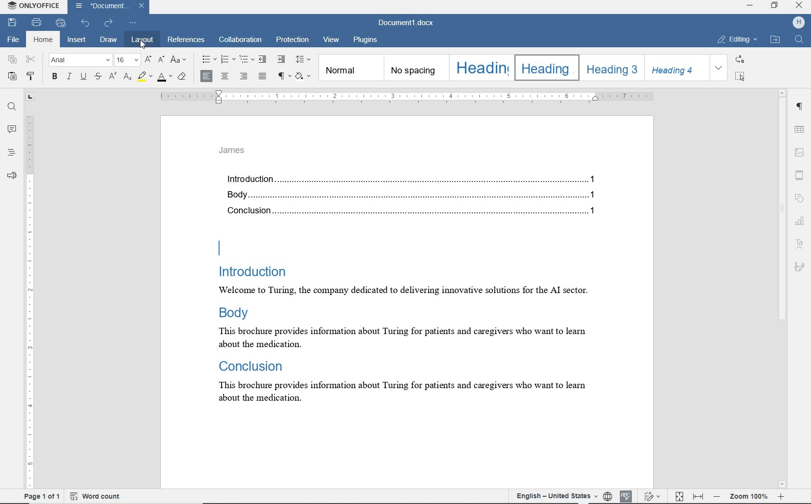 The width and height of the screenshot is (811, 504). I want to click on track changes, so click(653, 496).